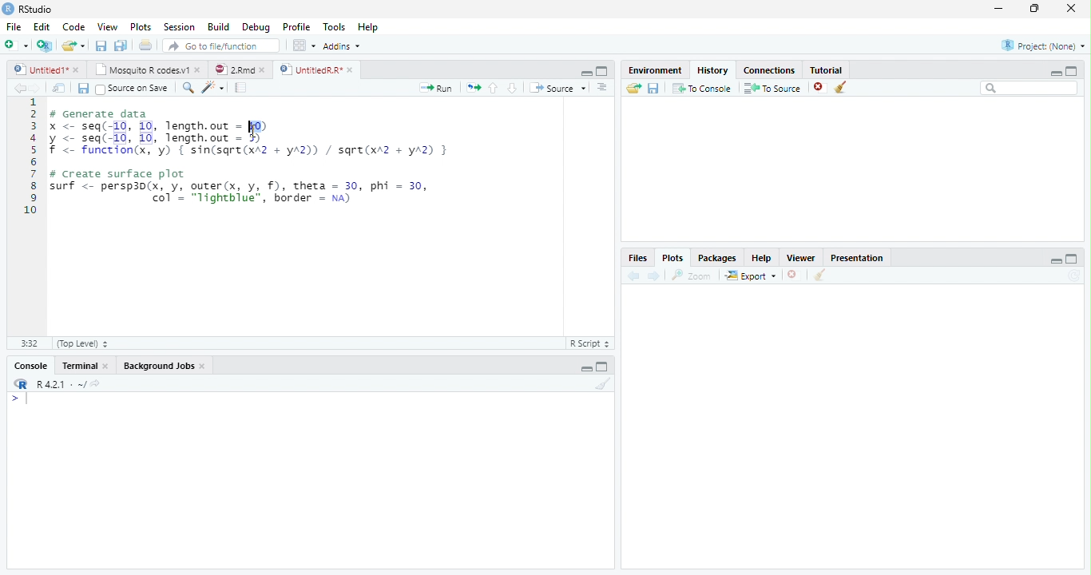 This screenshot has height=575, width=1091. Describe the element at coordinates (673, 257) in the screenshot. I see `Plots` at that location.